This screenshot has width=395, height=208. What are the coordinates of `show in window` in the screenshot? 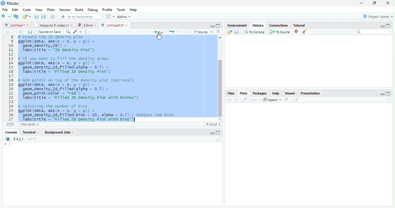 It's located at (22, 32).